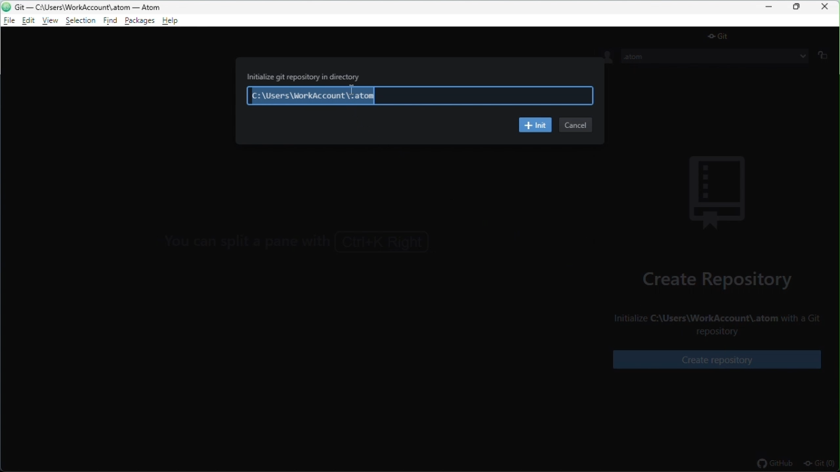 The width and height of the screenshot is (840, 472). What do you see at coordinates (713, 321) in the screenshot?
I see `Initialize C:\Users\WorkAccount\.atom with a Git repository` at bounding box center [713, 321].